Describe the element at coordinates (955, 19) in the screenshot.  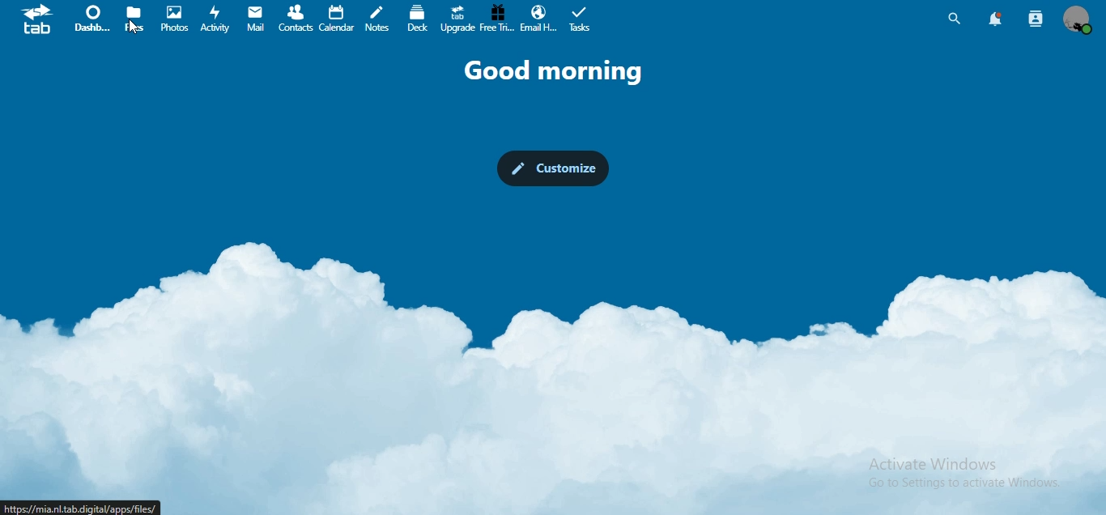
I see `search` at that location.